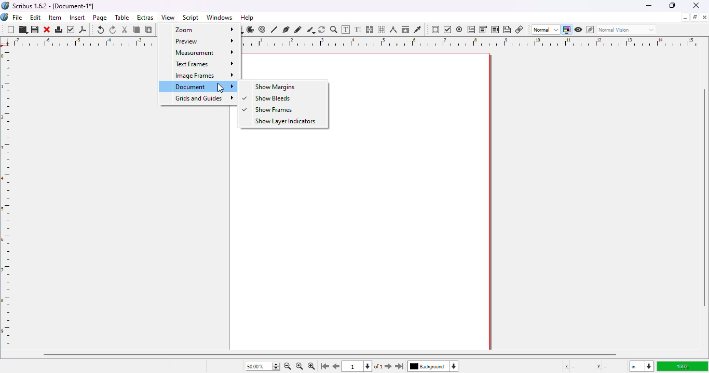 This screenshot has height=373, width=709. What do you see at coordinates (10, 30) in the screenshot?
I see `new` at bounding box center [10, 30].